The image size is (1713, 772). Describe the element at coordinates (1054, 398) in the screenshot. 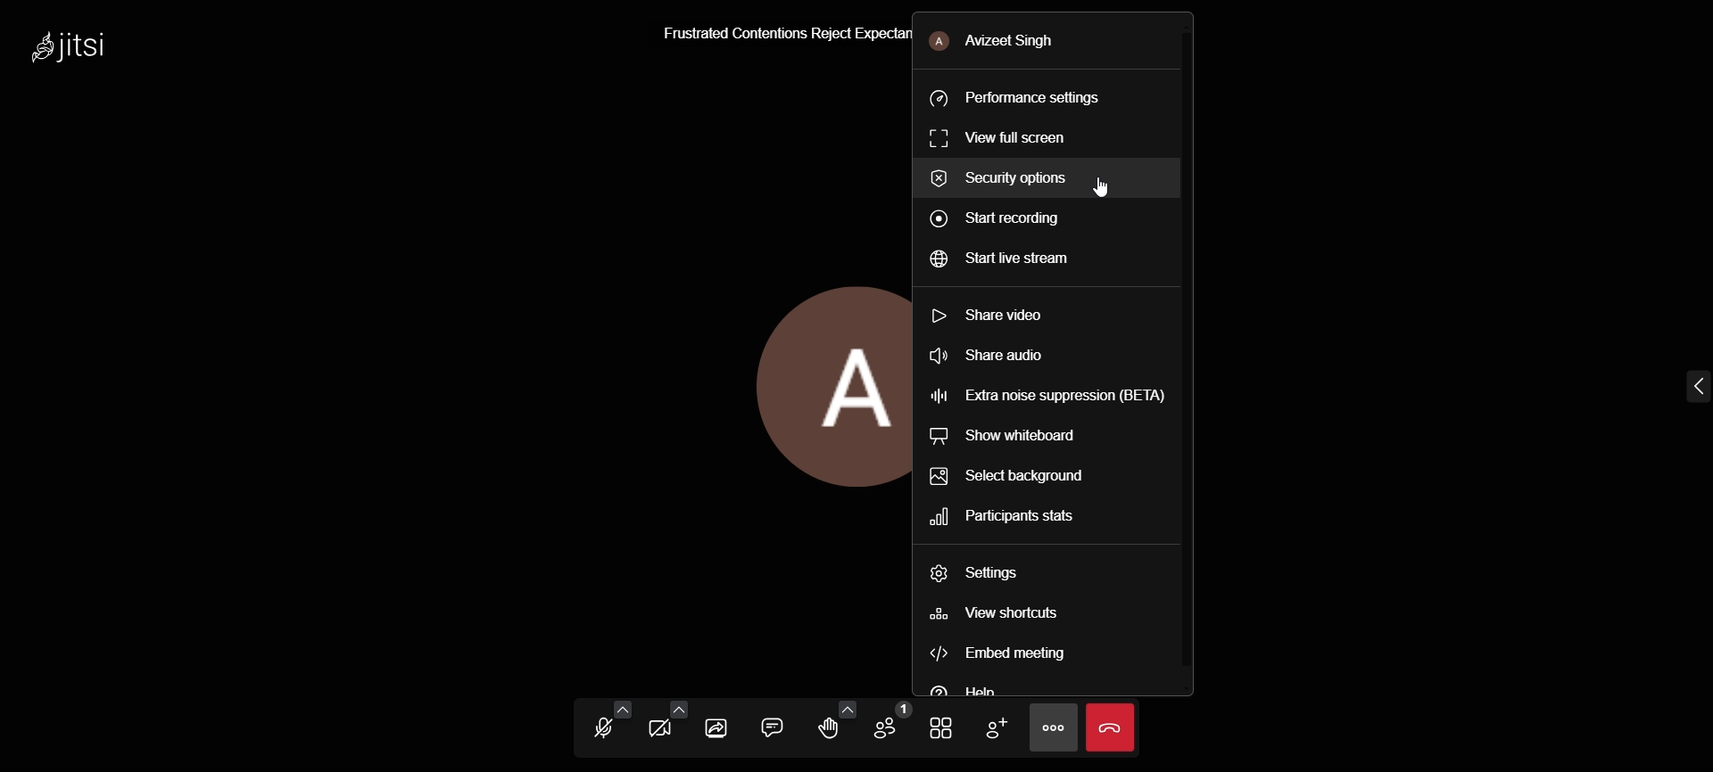

I see `extra noise suppression (BETA)` at that location.